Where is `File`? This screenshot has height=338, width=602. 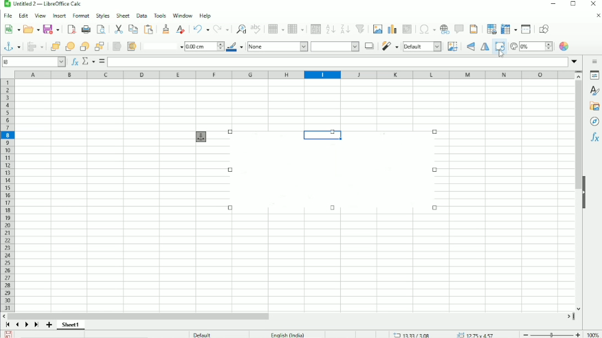 File is located at coordinates (9, 15).